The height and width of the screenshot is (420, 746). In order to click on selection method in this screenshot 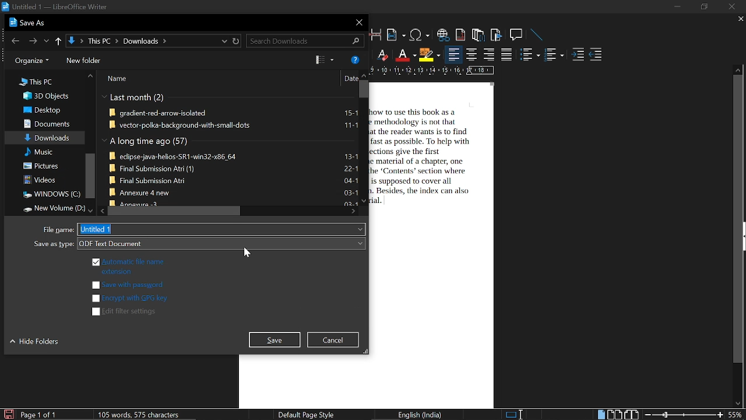, I will do `click(513, 415)`.